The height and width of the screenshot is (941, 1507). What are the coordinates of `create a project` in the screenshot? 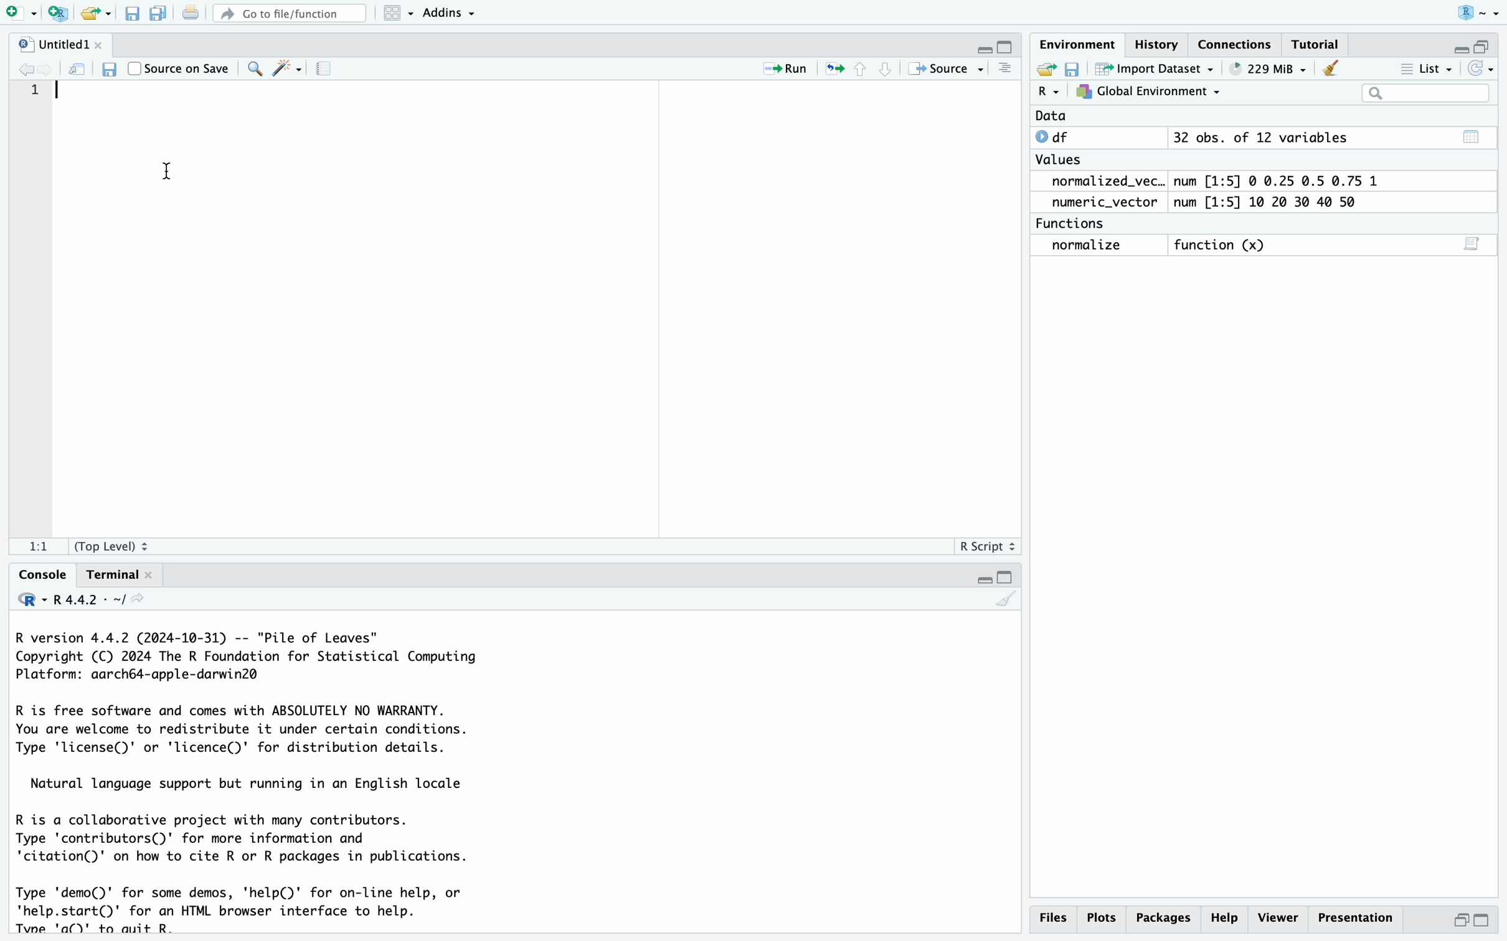 It's located at (57, 14).